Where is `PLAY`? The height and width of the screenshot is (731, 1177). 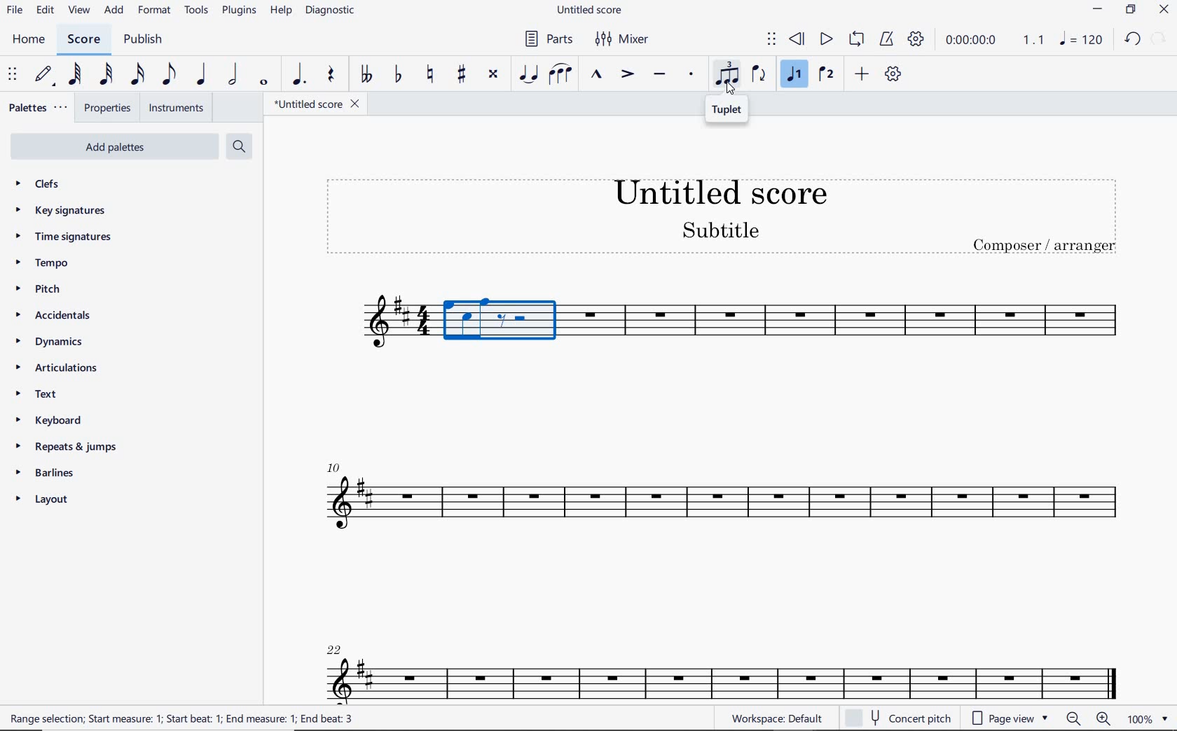 PLAY is located at coordinates (826, 39).